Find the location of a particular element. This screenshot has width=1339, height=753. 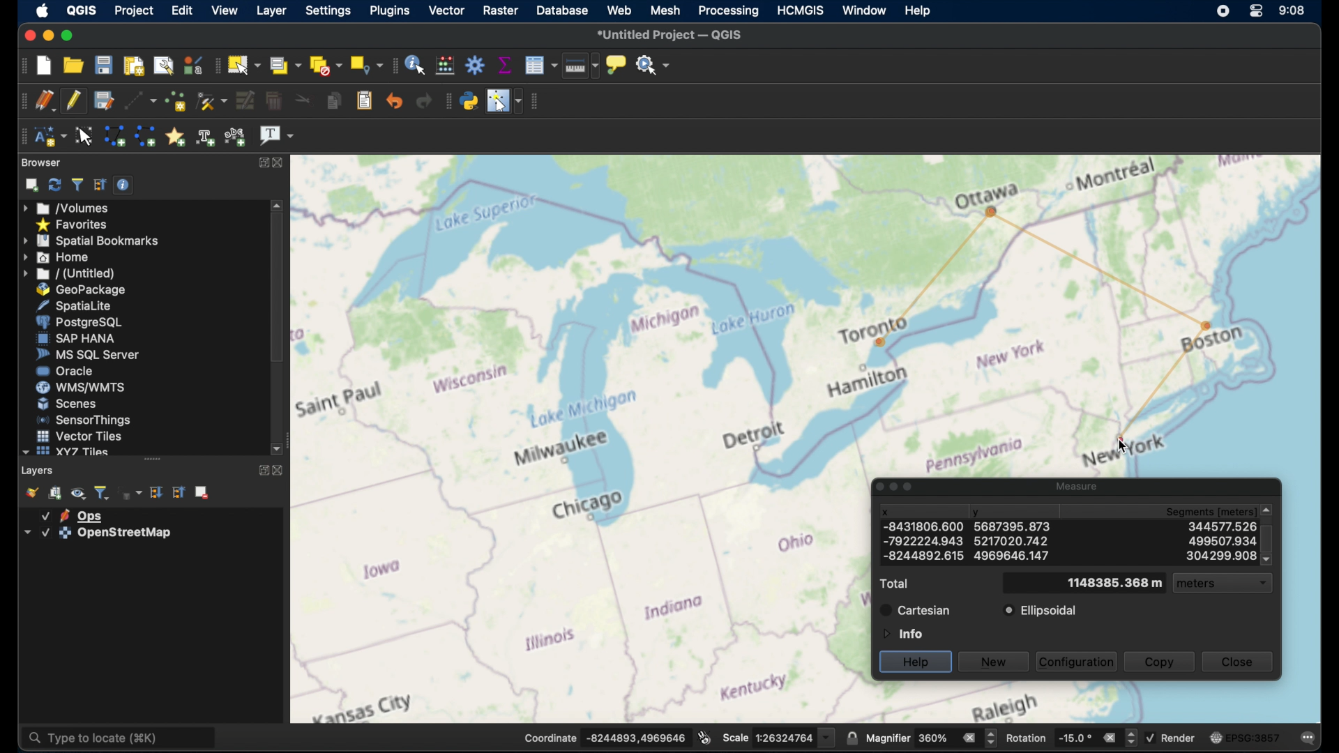

show layout manager is located at coordinates (163, 63).